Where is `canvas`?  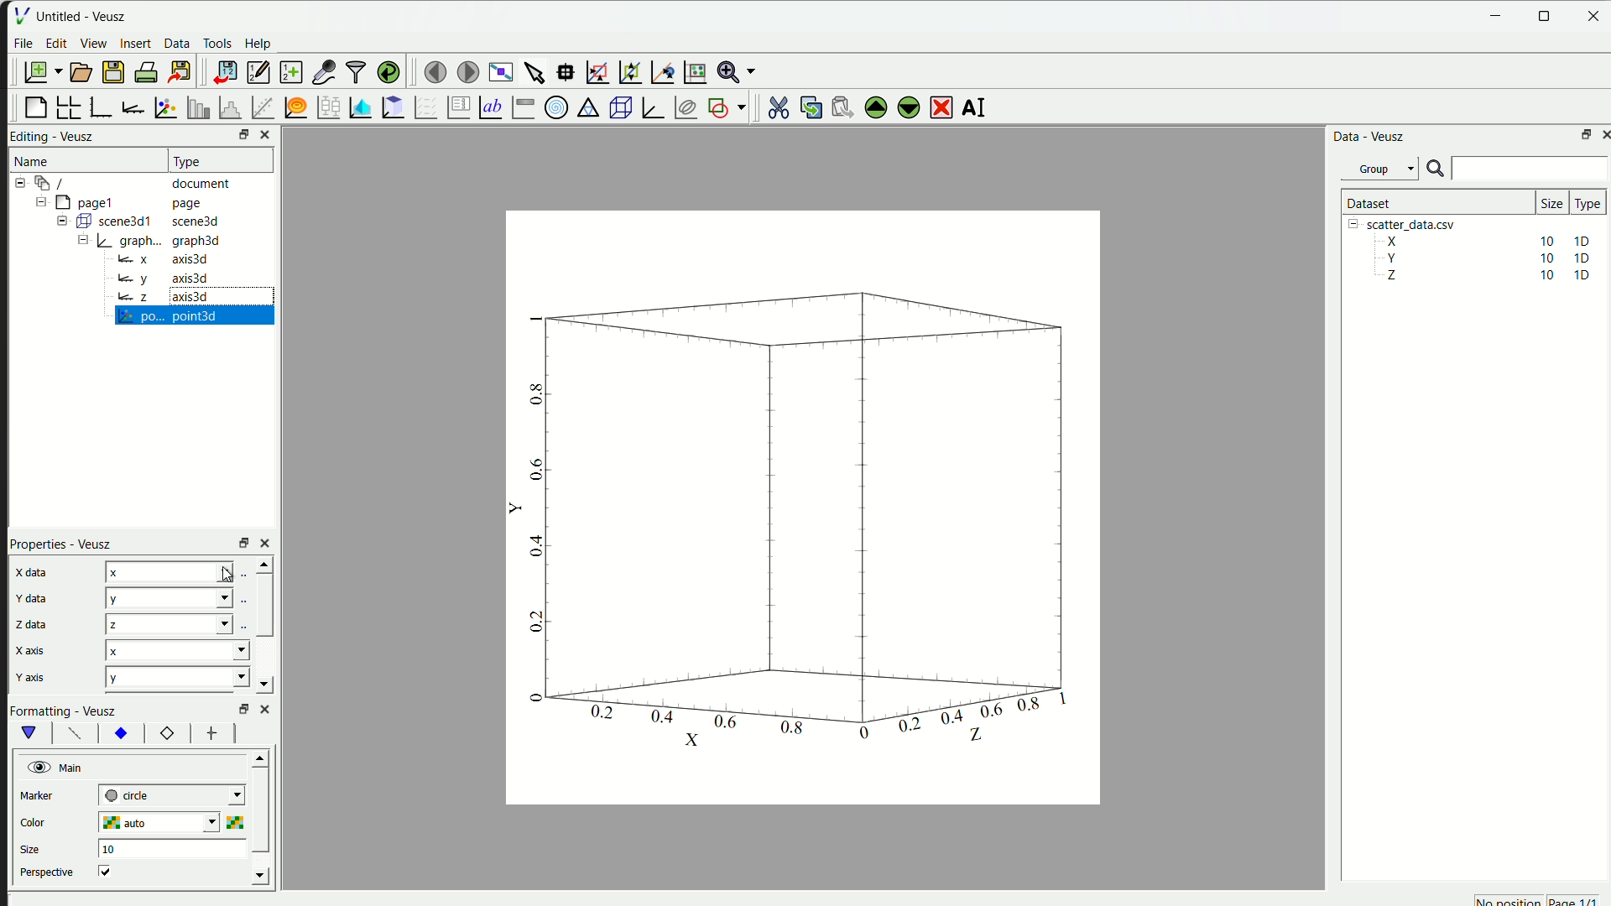 canvas is located at coordinates (800, 510).